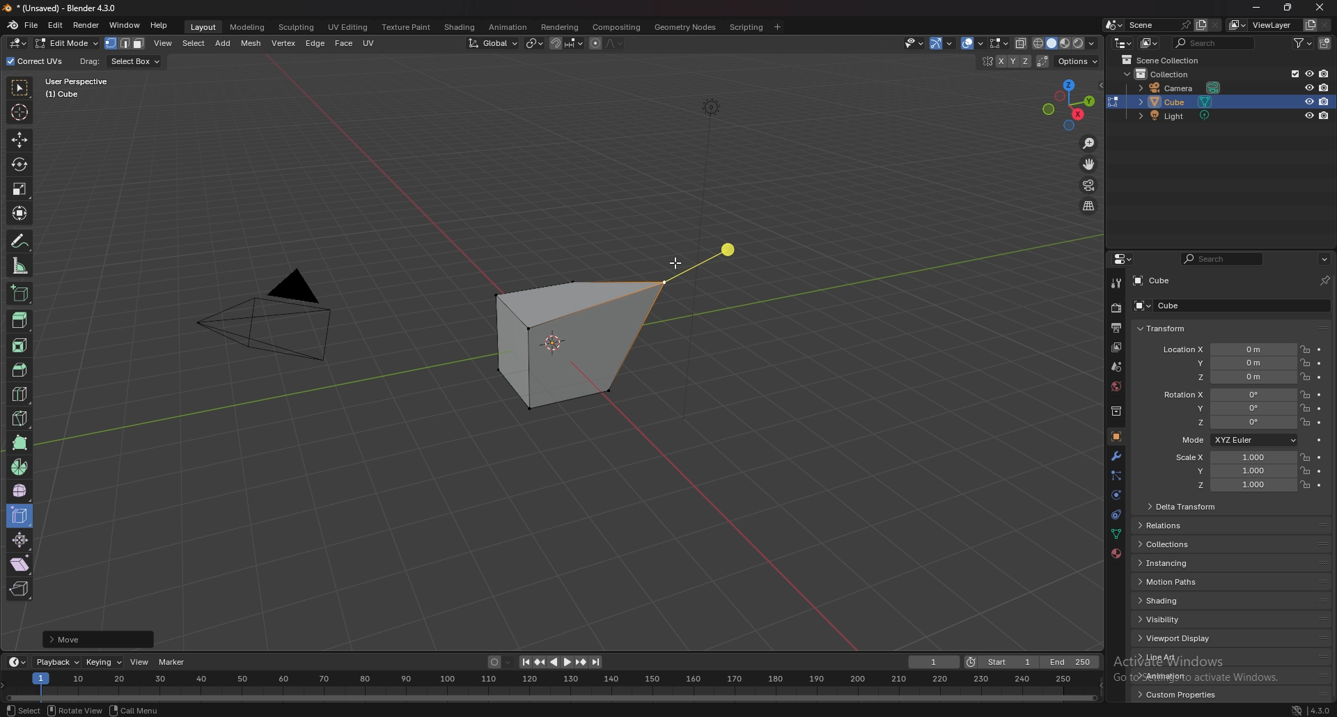 The image size is (1337, 717). I want to click on annotate, so click(19, 241).